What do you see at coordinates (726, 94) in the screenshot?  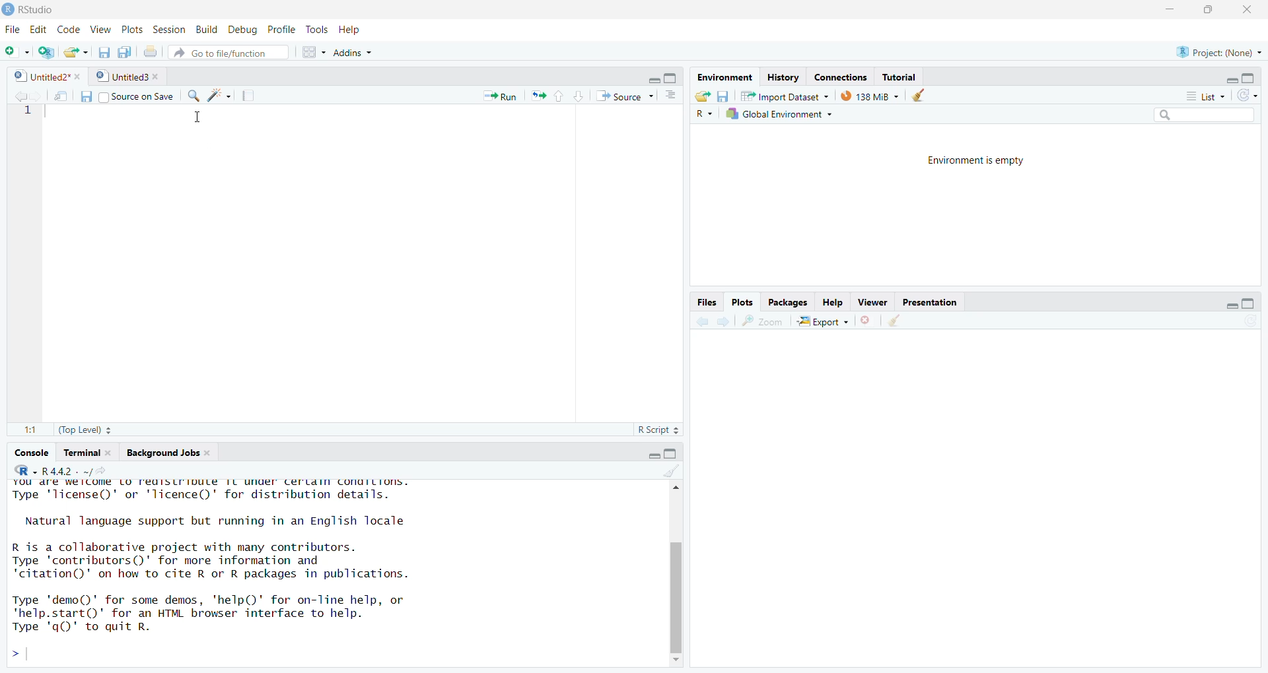 I see `Save` at bounding box center [726, 94].